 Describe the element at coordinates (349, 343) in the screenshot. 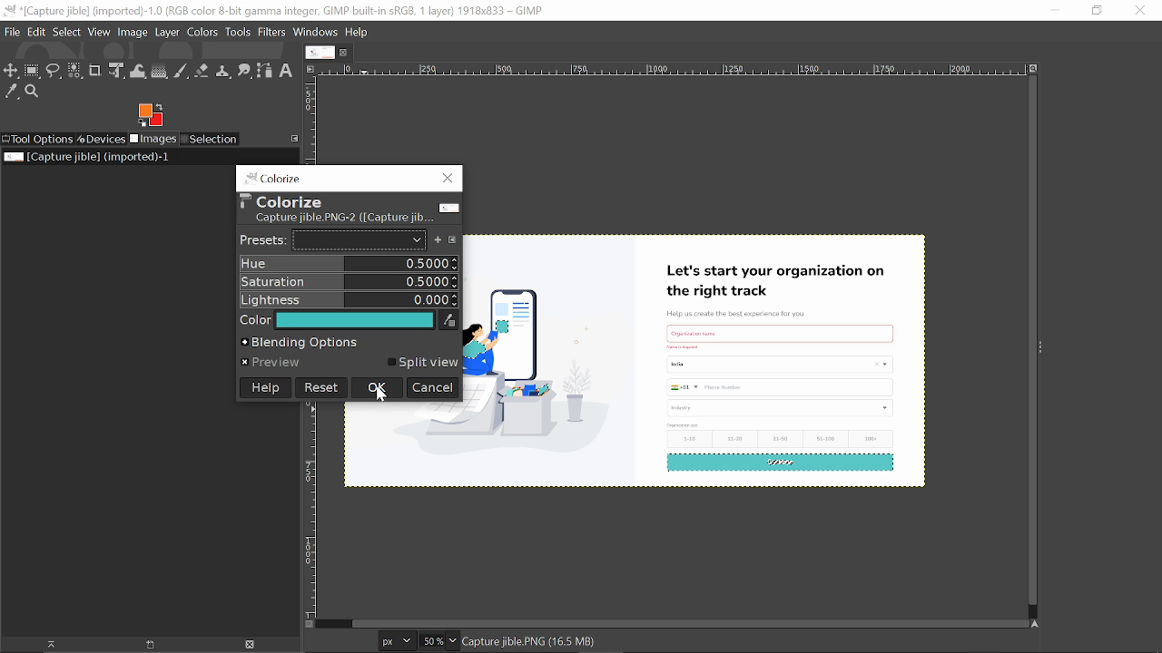

I see `blending options` at that location.